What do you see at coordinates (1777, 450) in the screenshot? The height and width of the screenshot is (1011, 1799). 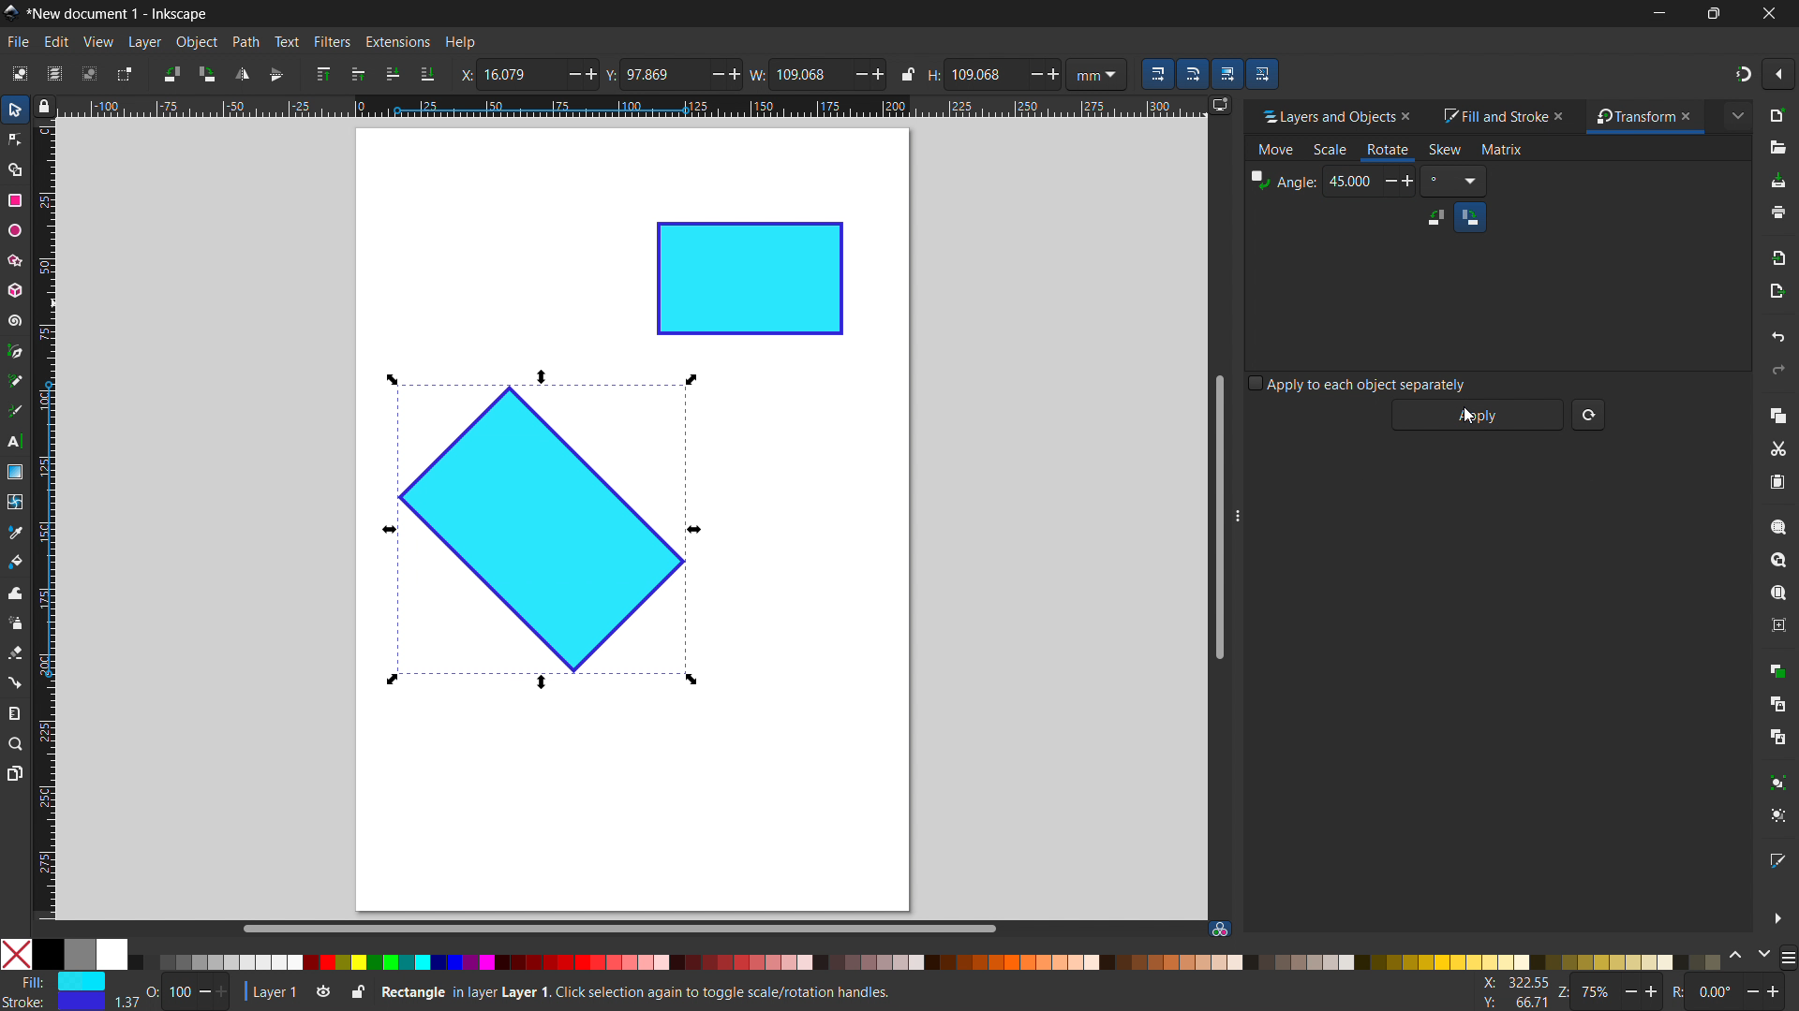 I see `cut` at bounding box center [1777, 450].